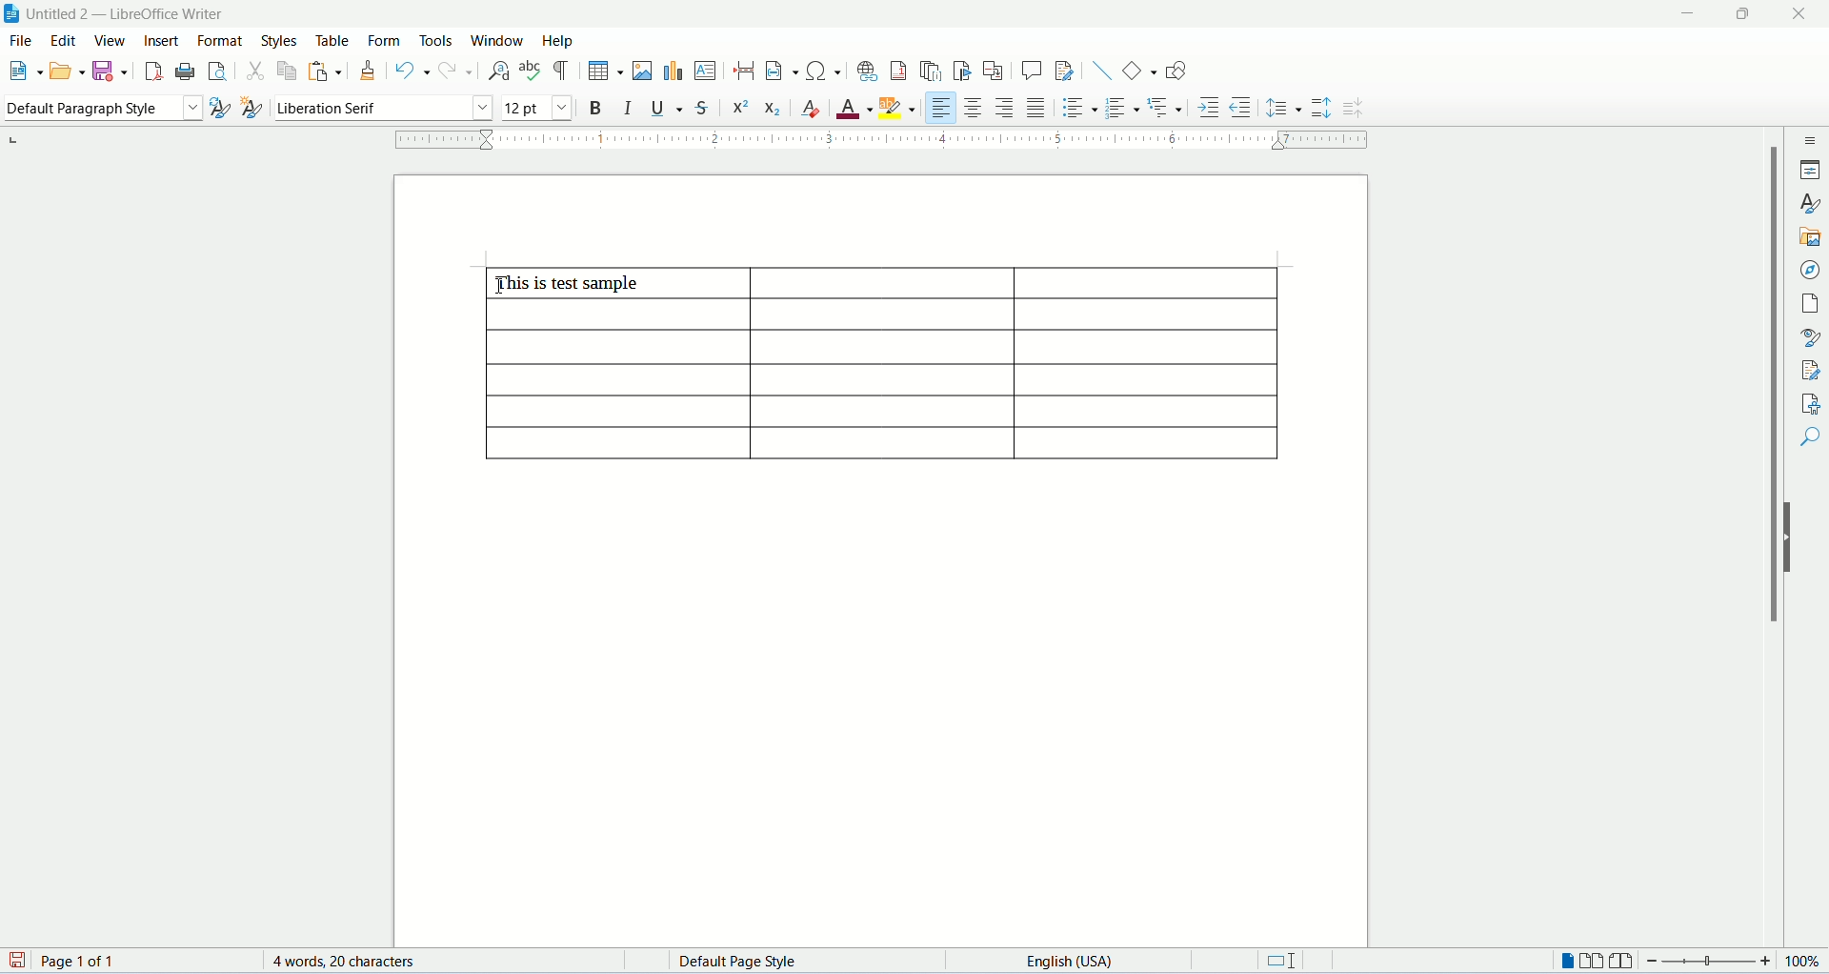  Describe the element at coordinates (442, 40) in the screenshot. I see `tools` at that location.